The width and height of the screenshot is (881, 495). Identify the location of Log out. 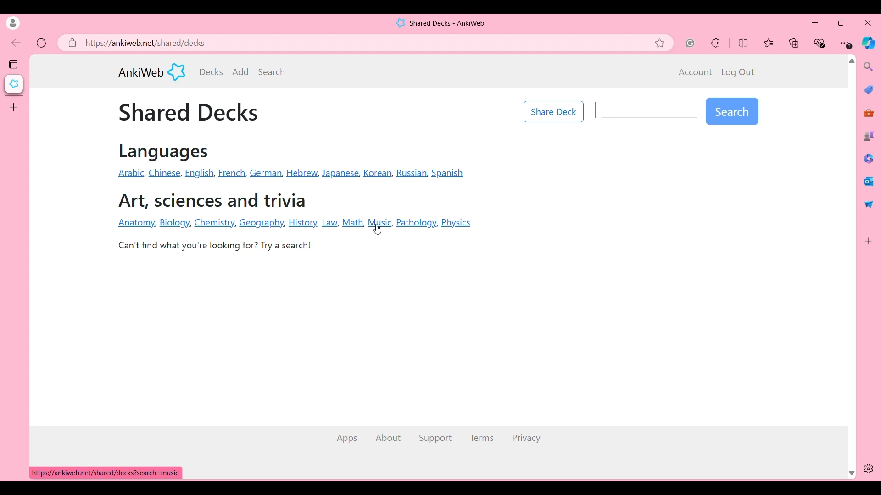
(738, 72).